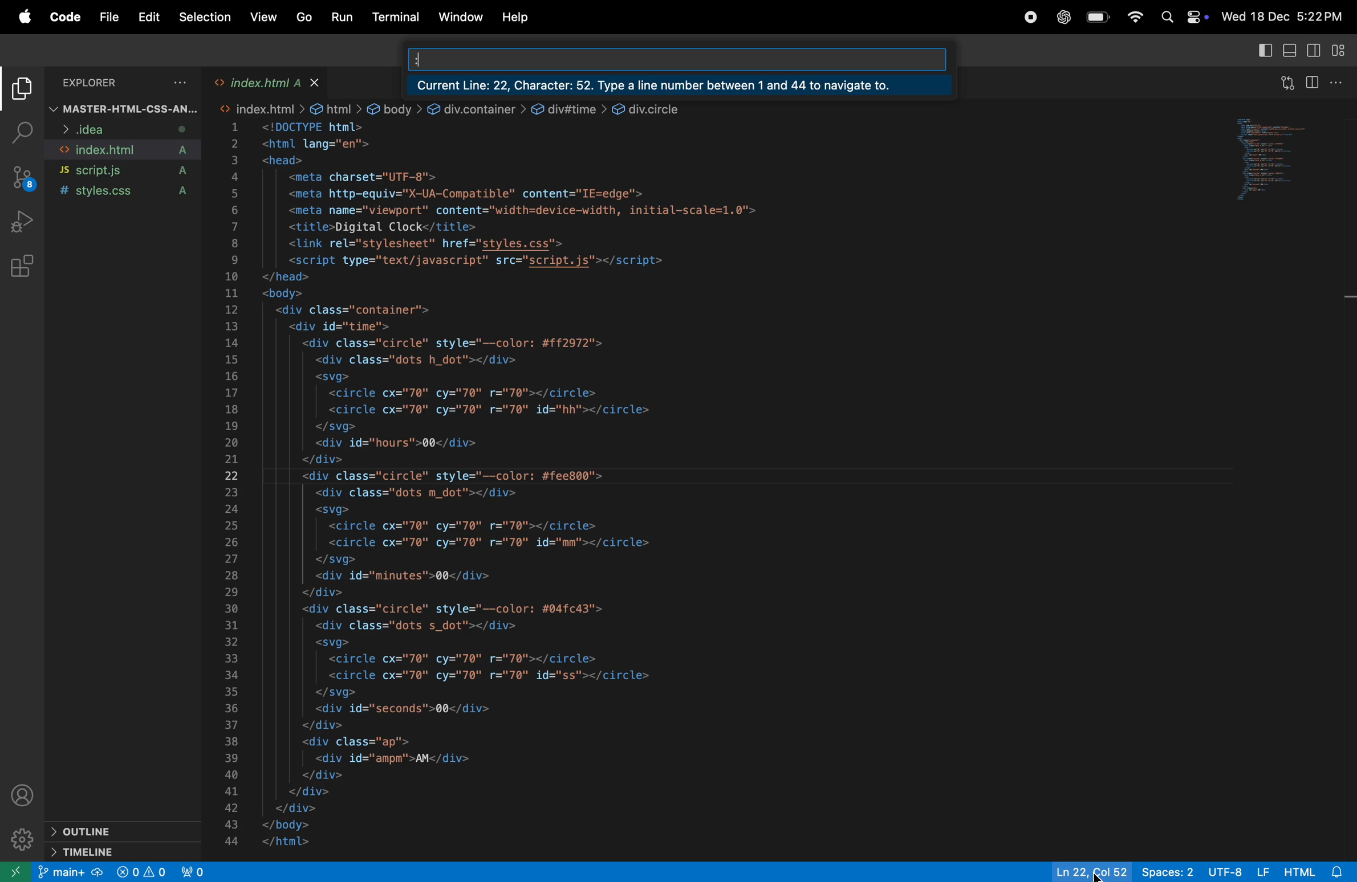 This screenshot has height=882, width=1357. Describe the element at coordinates (1098, 873) in the screenshot. I see `cursor` at that location.